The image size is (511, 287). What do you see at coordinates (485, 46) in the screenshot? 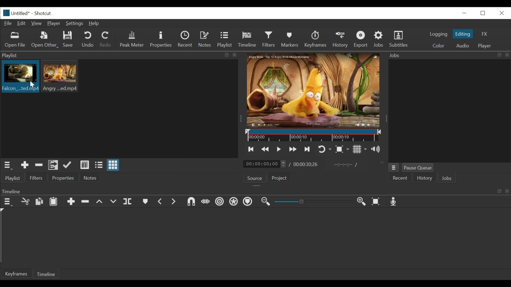
I see `player` at bounding box center [485, 46].